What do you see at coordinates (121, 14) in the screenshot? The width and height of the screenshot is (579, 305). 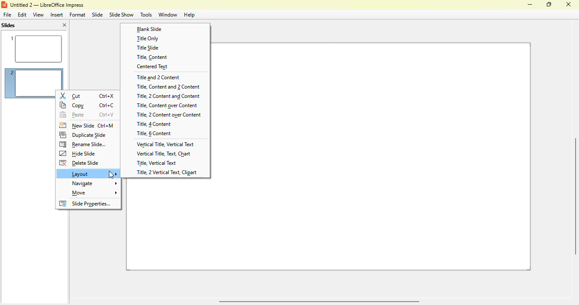 I see `slide show` at bounding box center [121, 14].